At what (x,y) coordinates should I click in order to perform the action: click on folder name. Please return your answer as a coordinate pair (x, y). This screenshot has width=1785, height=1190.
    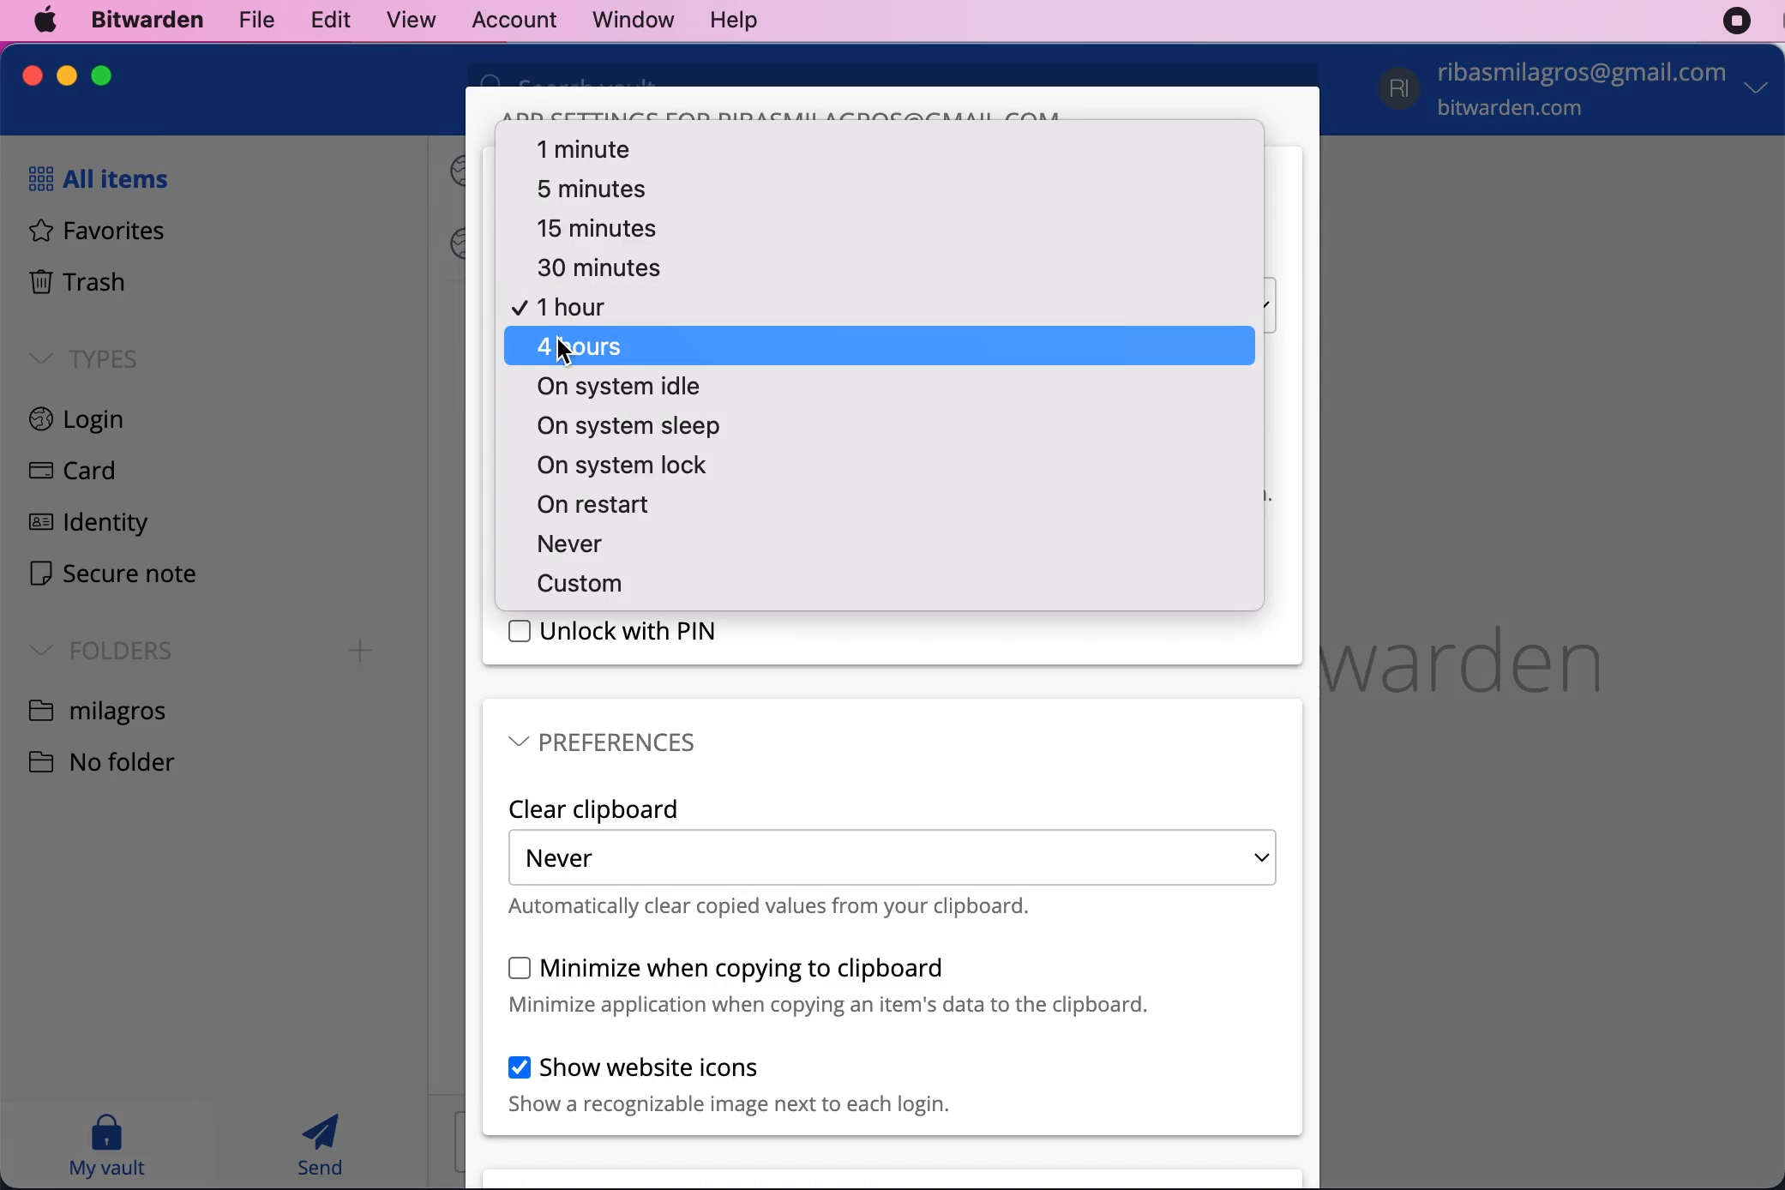
    Looking at the image, I should click on (100, 709).